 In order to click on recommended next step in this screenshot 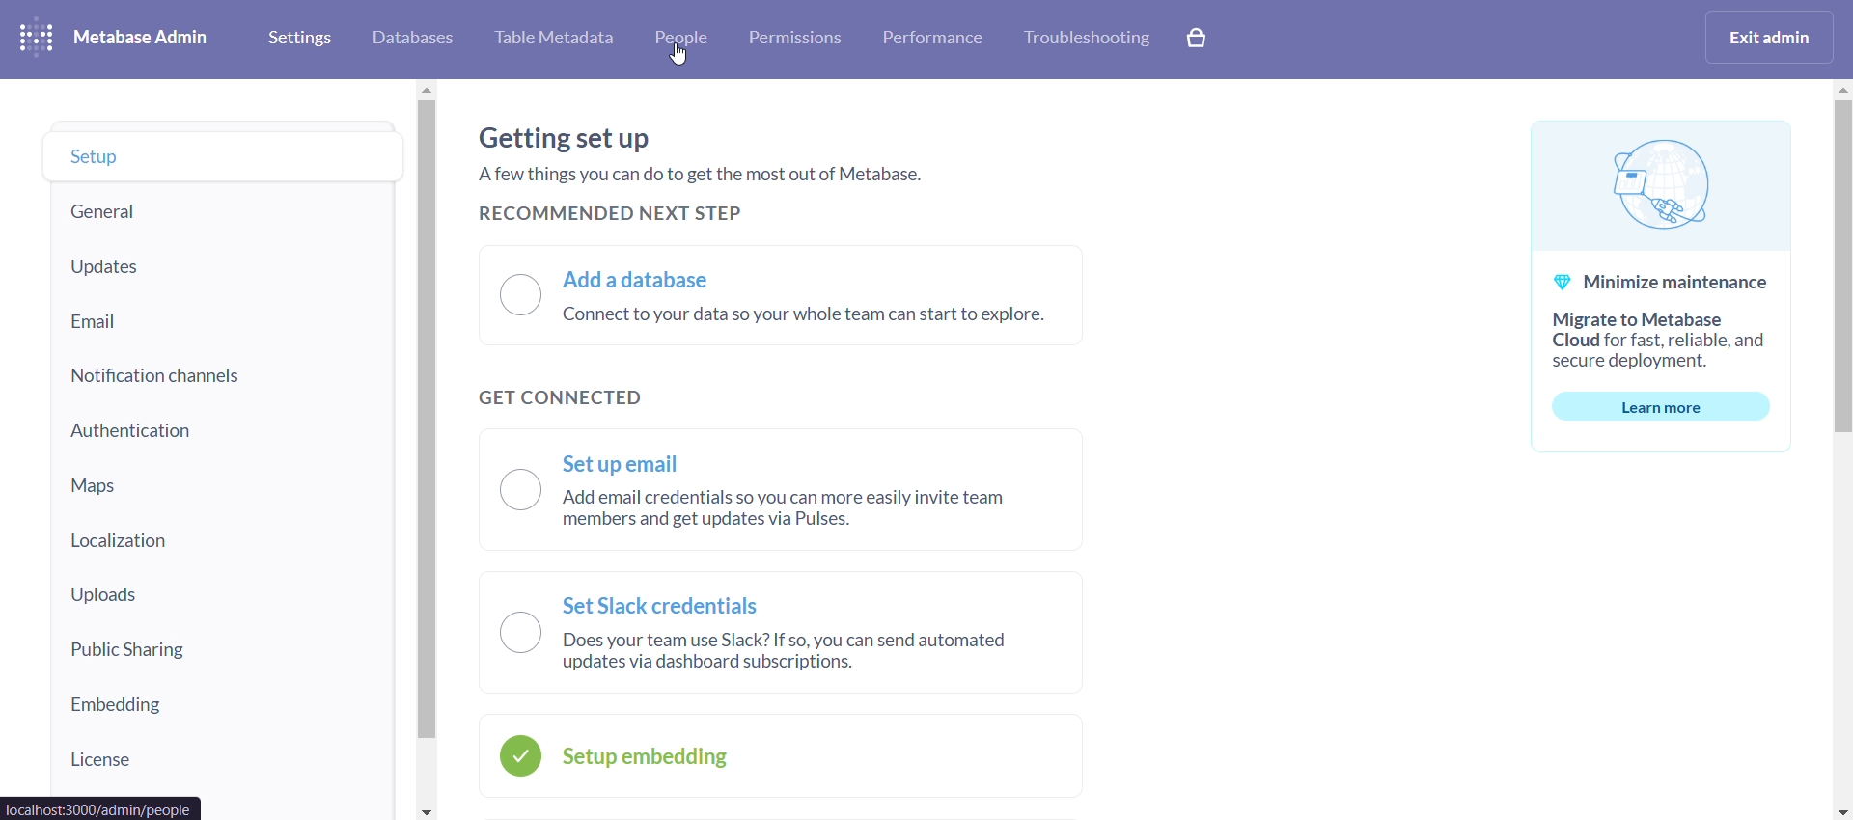, I will do `click(616, 214)`.